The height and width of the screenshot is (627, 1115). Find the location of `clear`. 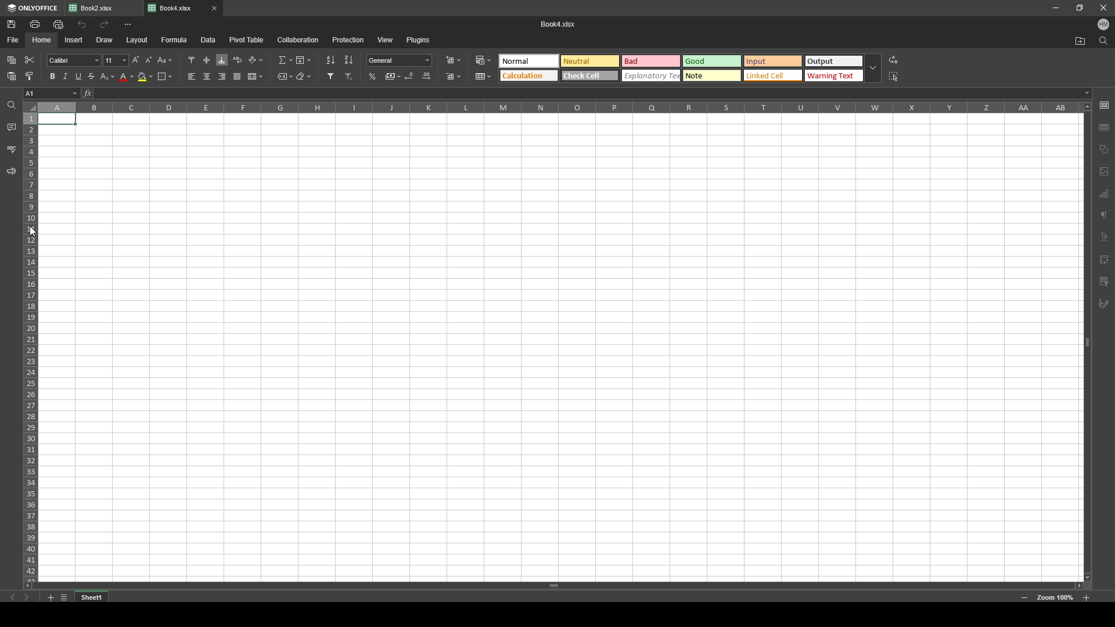

clear is located at coordinates (304, 77).